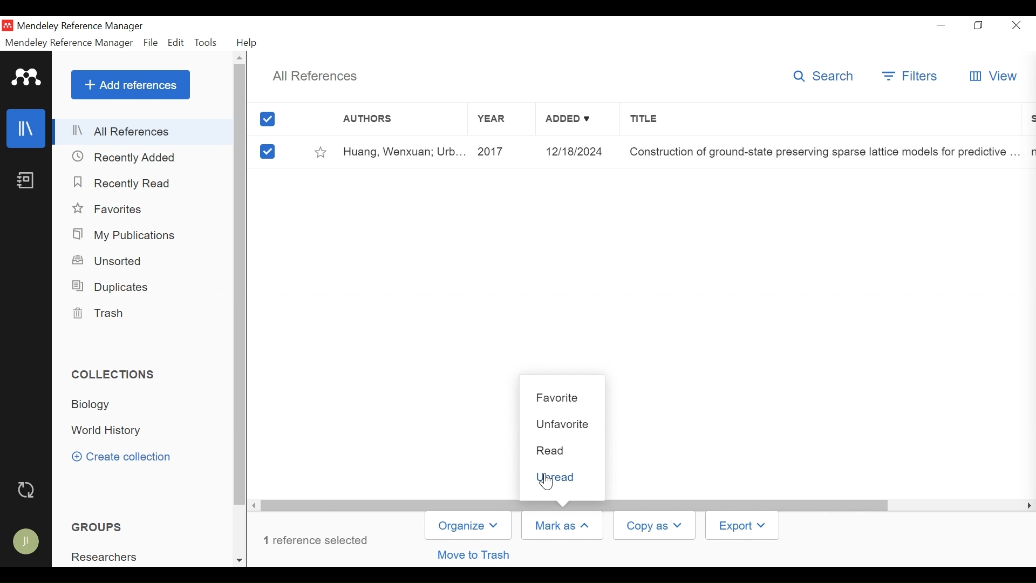 The width and height of the screenshot is (1036, 583). Describe the element at coordinates (1017, 25) in the screenshot. I see `Close` at that location.